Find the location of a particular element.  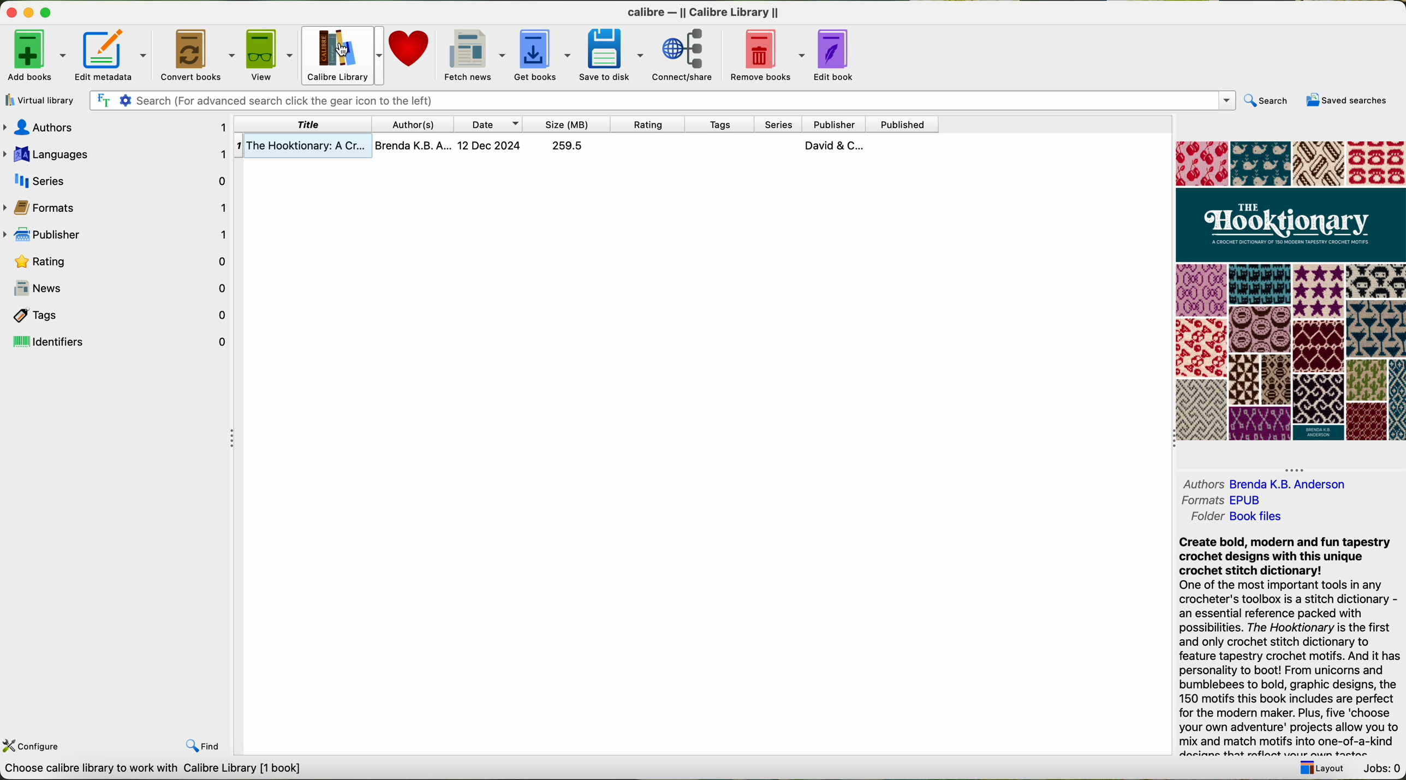

edit book is located at coordinates (834, 54).